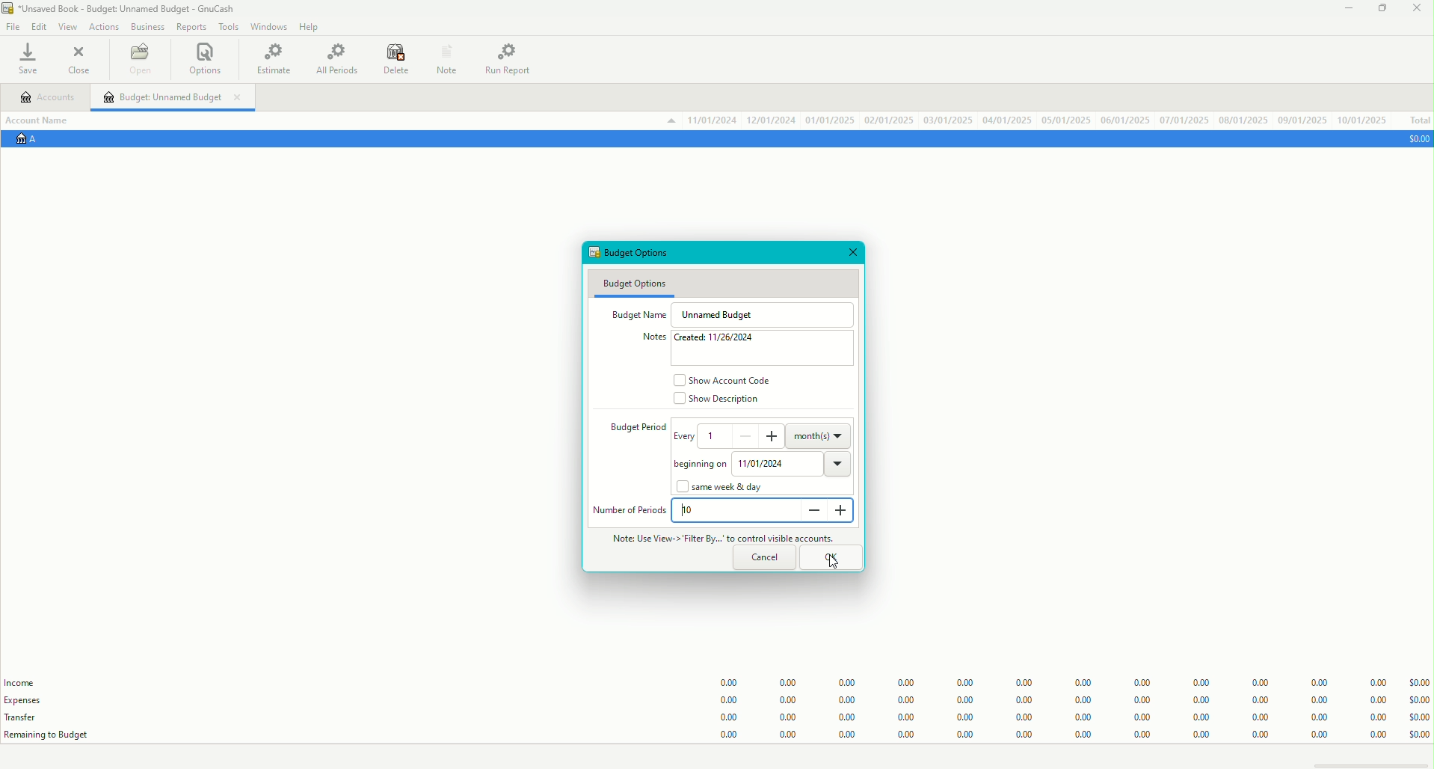  I want to click on month(s), so click(820, 435).